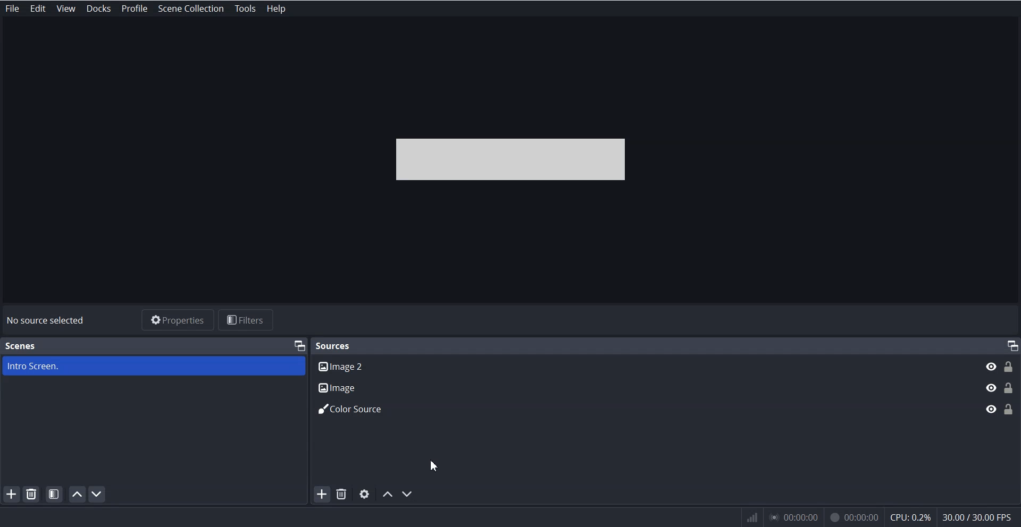 The width and height of the screenshot is (1021, 527). What do you see at coordinates (409, 494) in the screenshot?
I see `Move Scene down` at bounding box center [409, 494].